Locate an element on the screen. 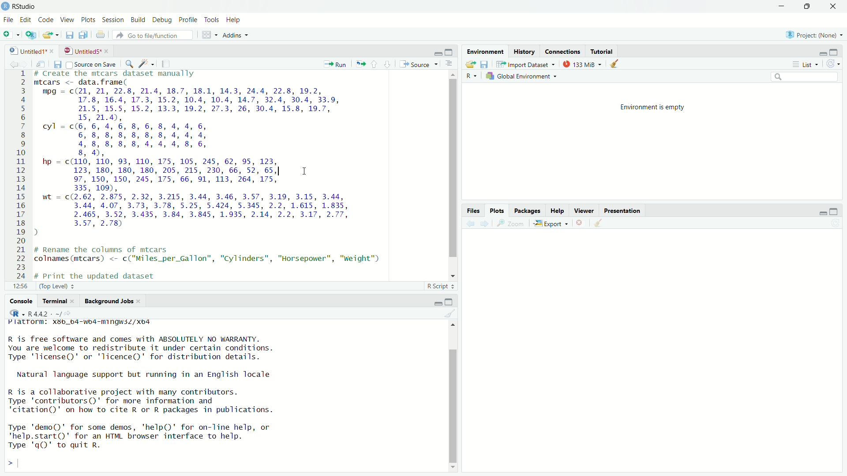 The image size is (847, 476). close is located at coordinates (832, 6).